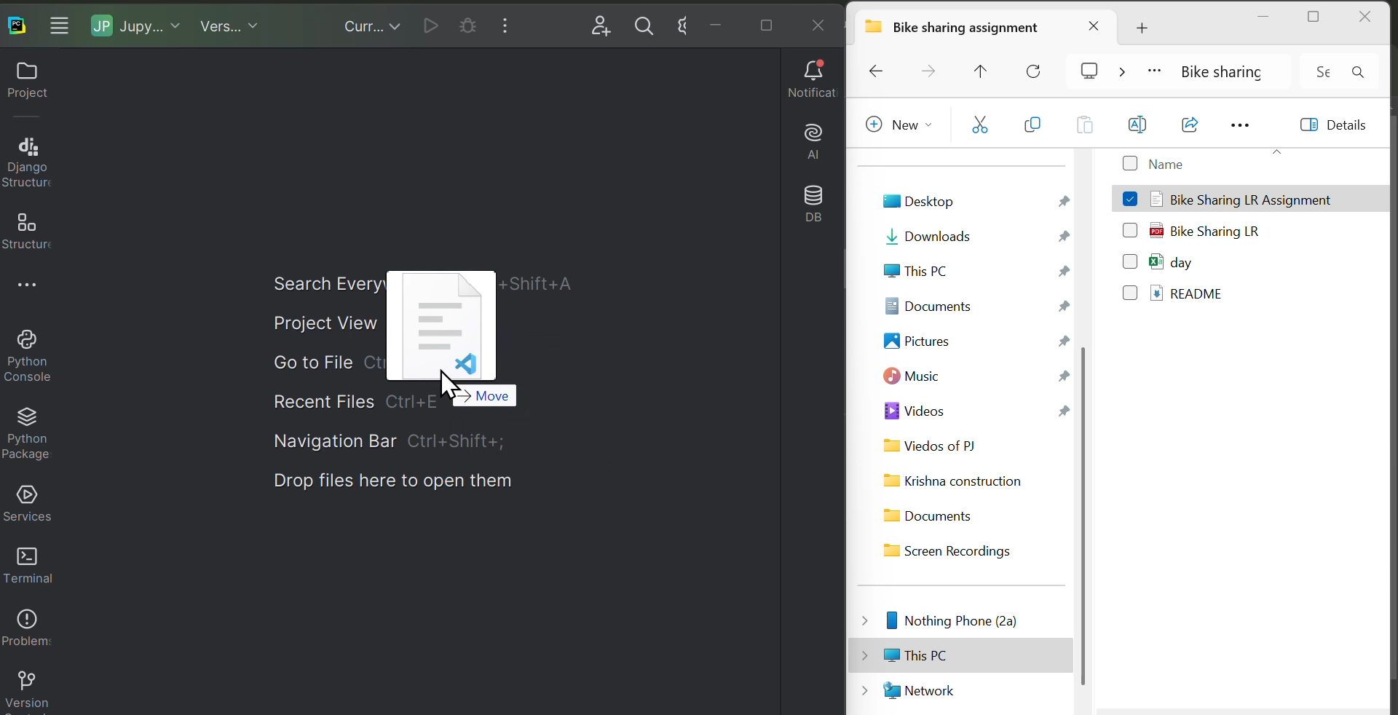 The height and width of the screenshot is (715, 1398). What do you see at coordinates (719, 25) in the screenshot?
I see `minimise` at bounding box center [719, 25].